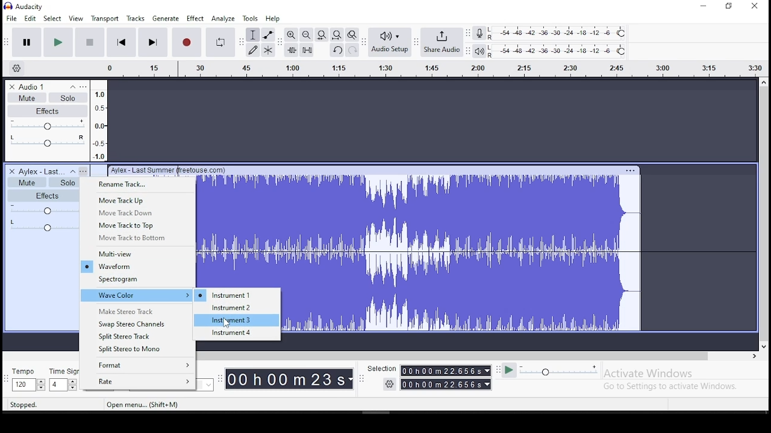  What do you see at coordinates (240, 232) in the screenshot?
I see `track` at bounding box center [240, 232].